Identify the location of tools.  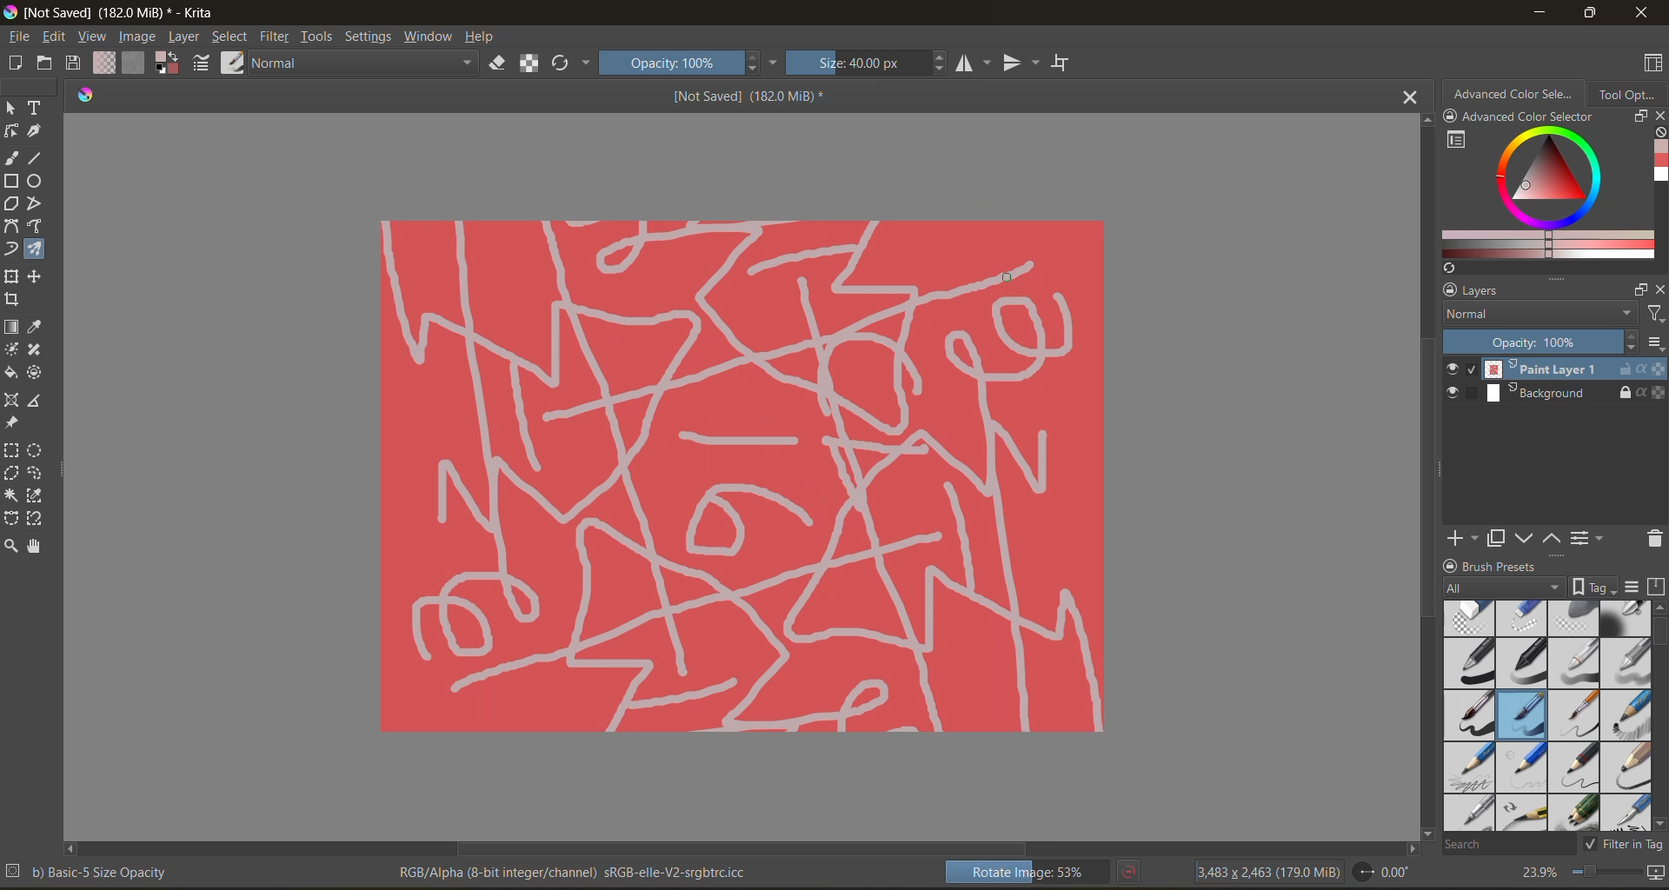
(30, 328).